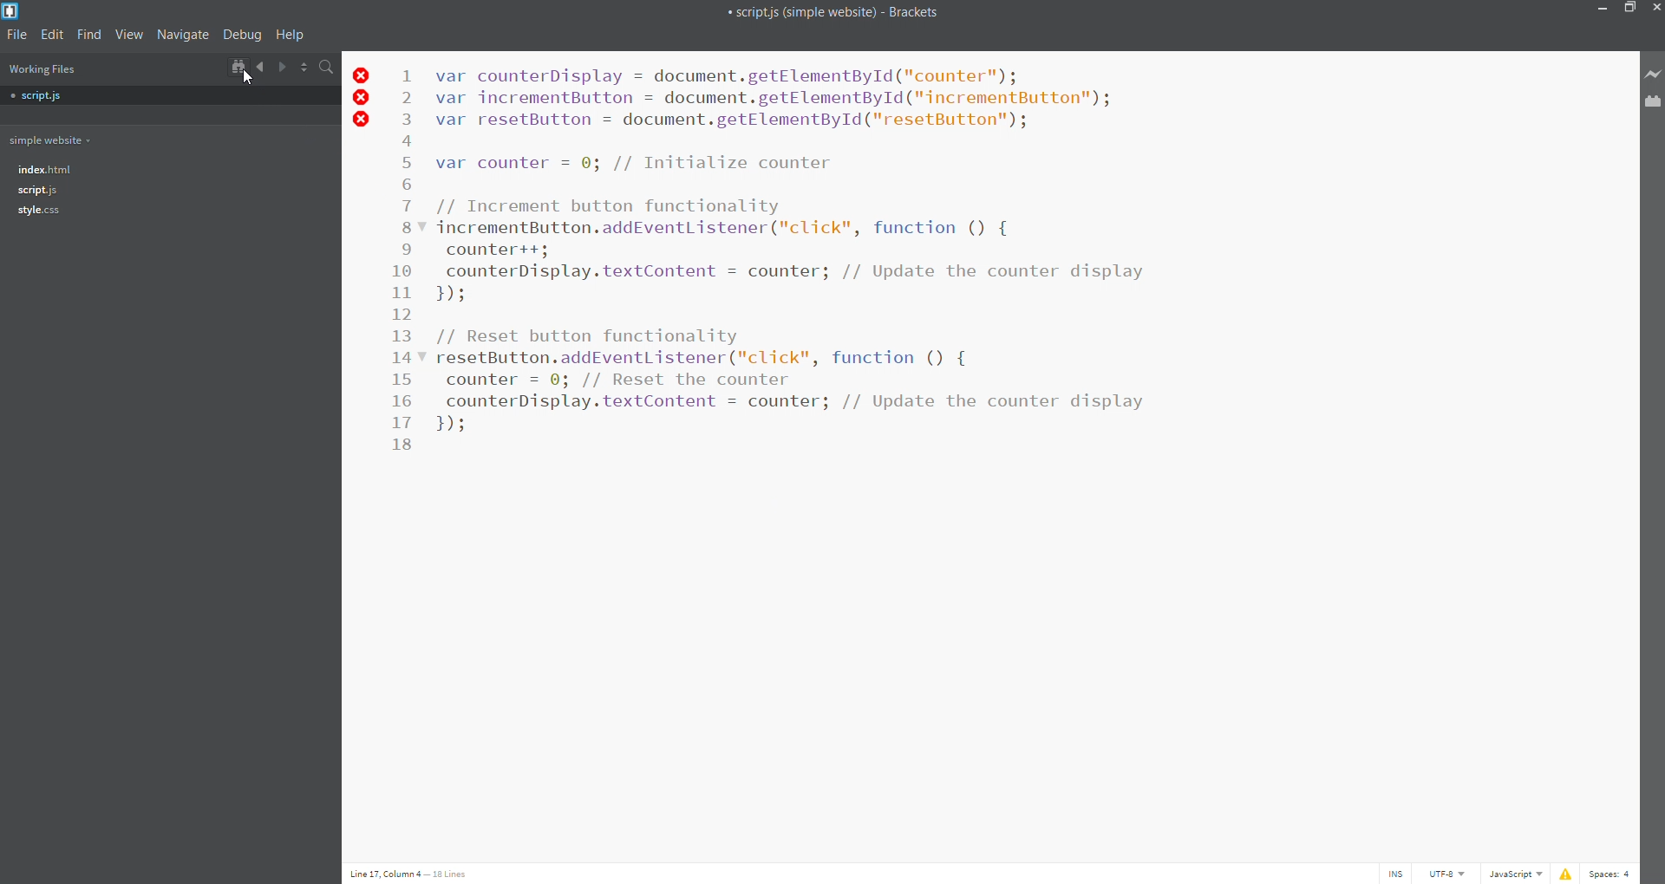 The height and width of the screenshot is (884, 1665). I want to click on debug, so click(242, 36).